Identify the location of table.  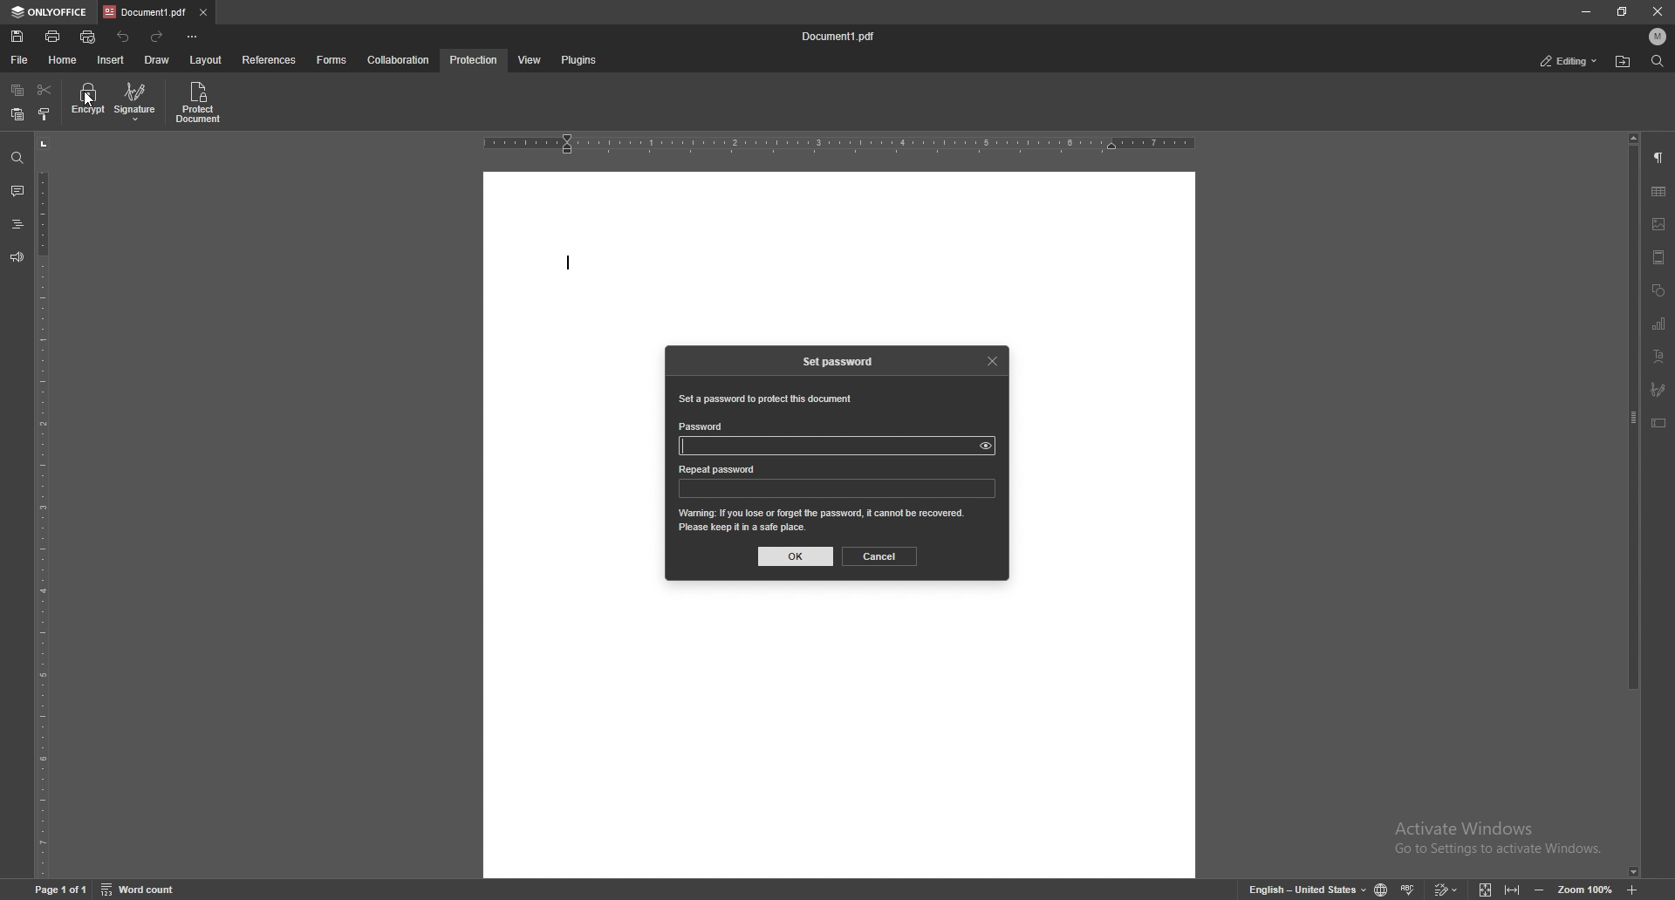
(1661, 193).